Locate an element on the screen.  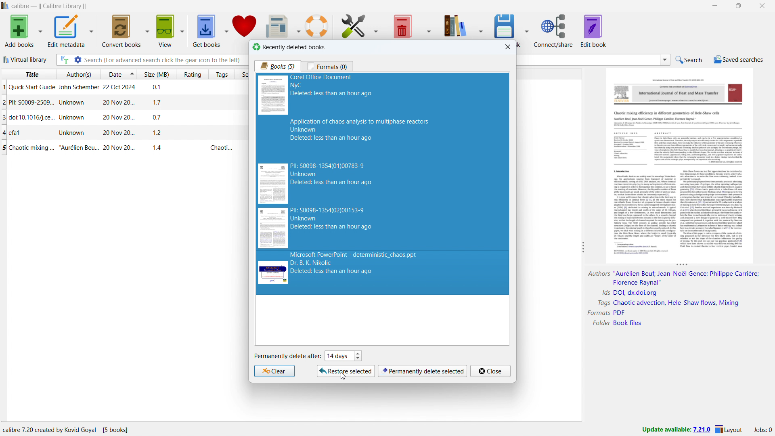
layout is located at coordinates (730, 430).